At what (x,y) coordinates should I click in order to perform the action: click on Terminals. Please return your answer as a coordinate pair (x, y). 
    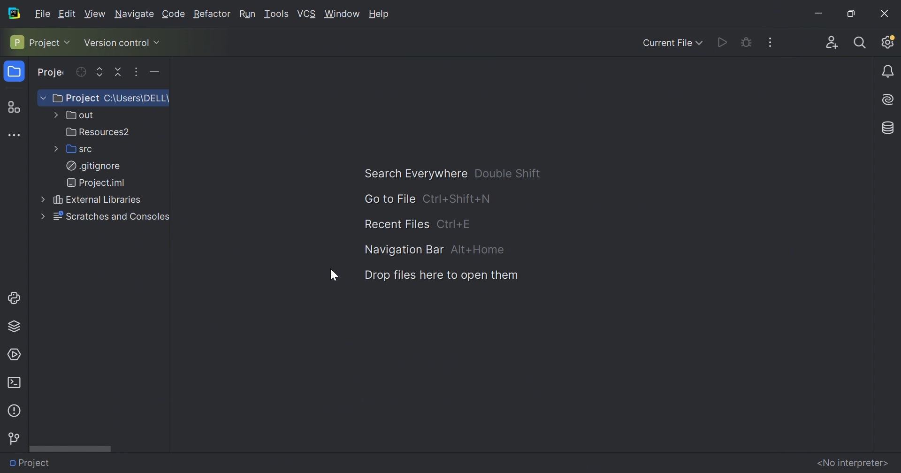
    Looking at the image, I should click on (14, 382).